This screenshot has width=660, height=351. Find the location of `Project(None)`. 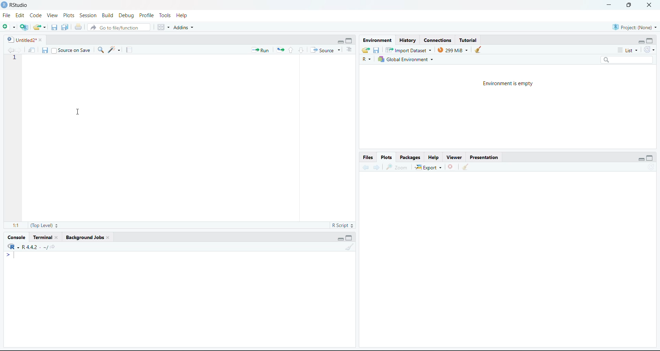

Project(None) is located at coordinates (636, 27).